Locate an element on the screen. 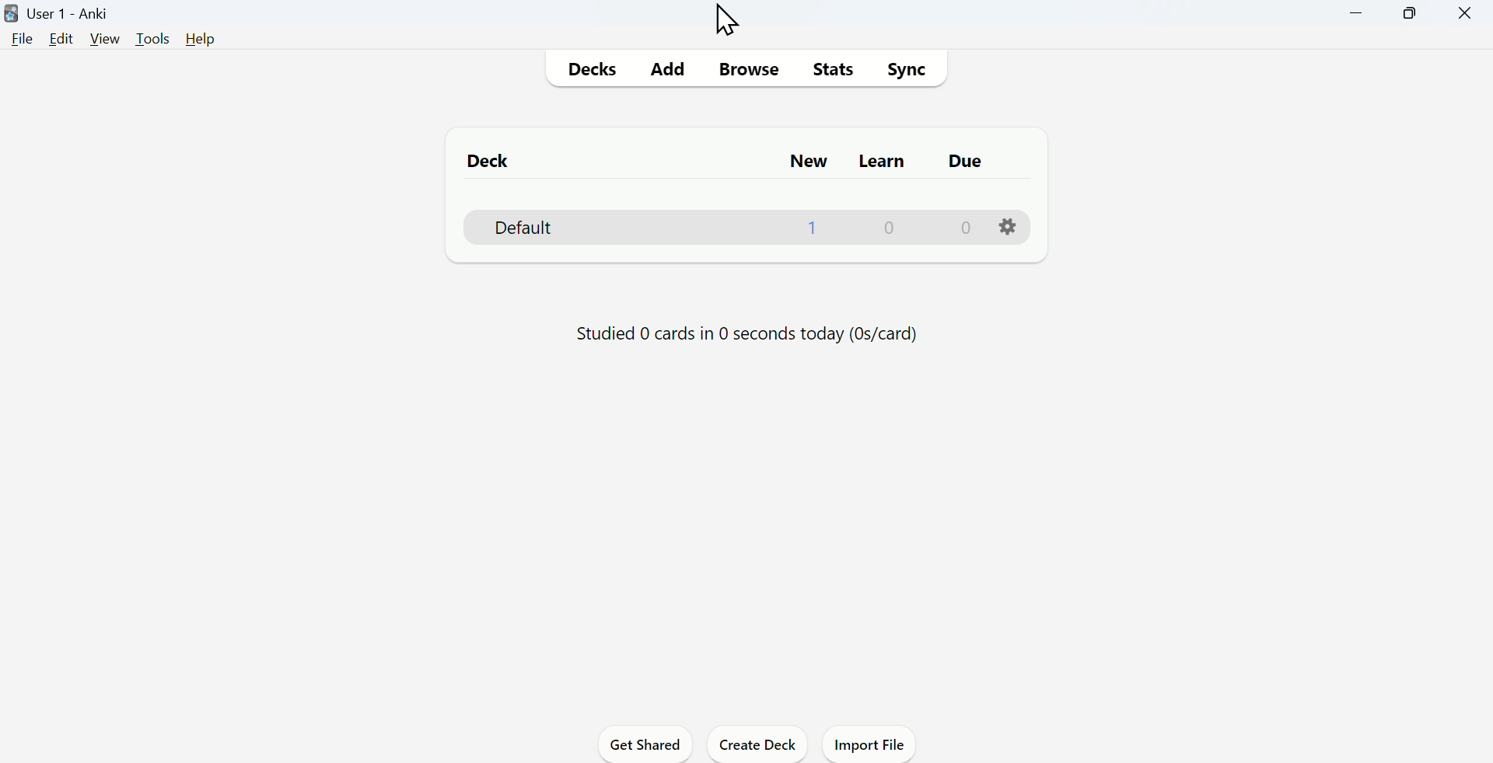 This screenshot has width=1493, height=763. Sync is located at coordinates (909, 72).